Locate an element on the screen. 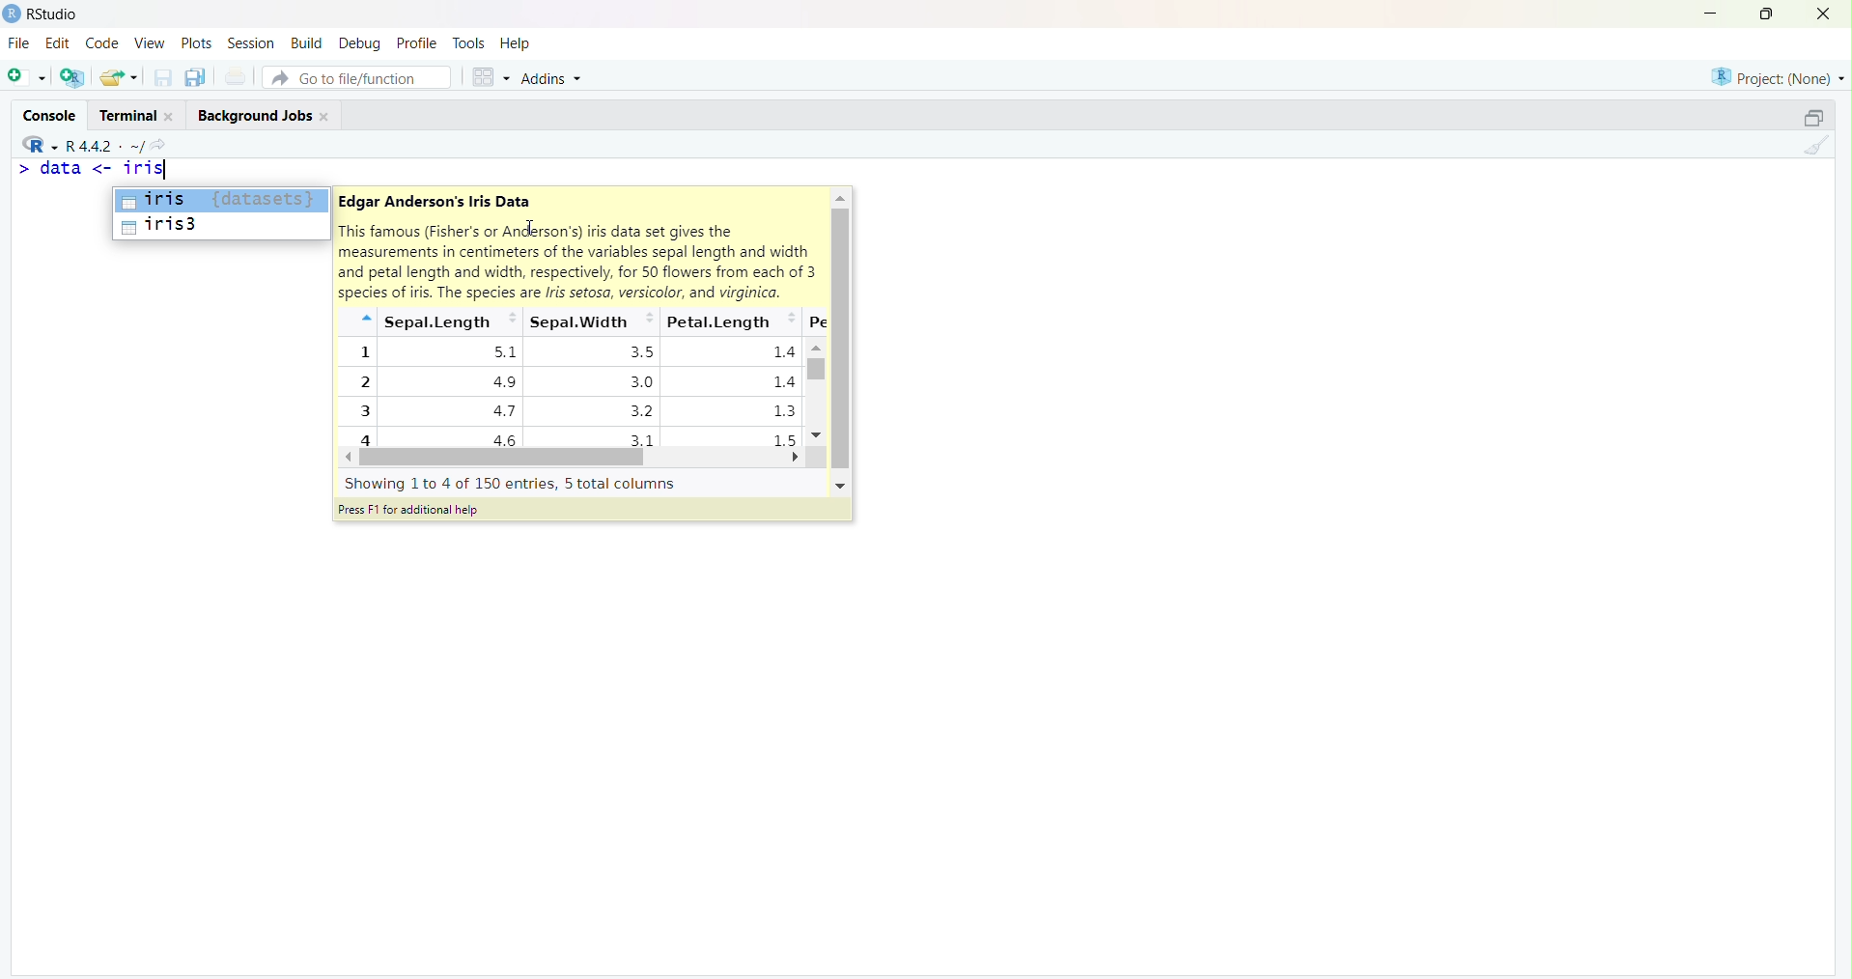 This screenshot has width=1852, height=979. Open an existing file (Ctrl + O) is located at coordinates (121, 77).